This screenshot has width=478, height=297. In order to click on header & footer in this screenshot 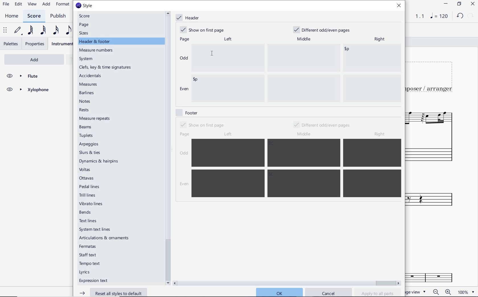, I will do `click(95, 42)`.